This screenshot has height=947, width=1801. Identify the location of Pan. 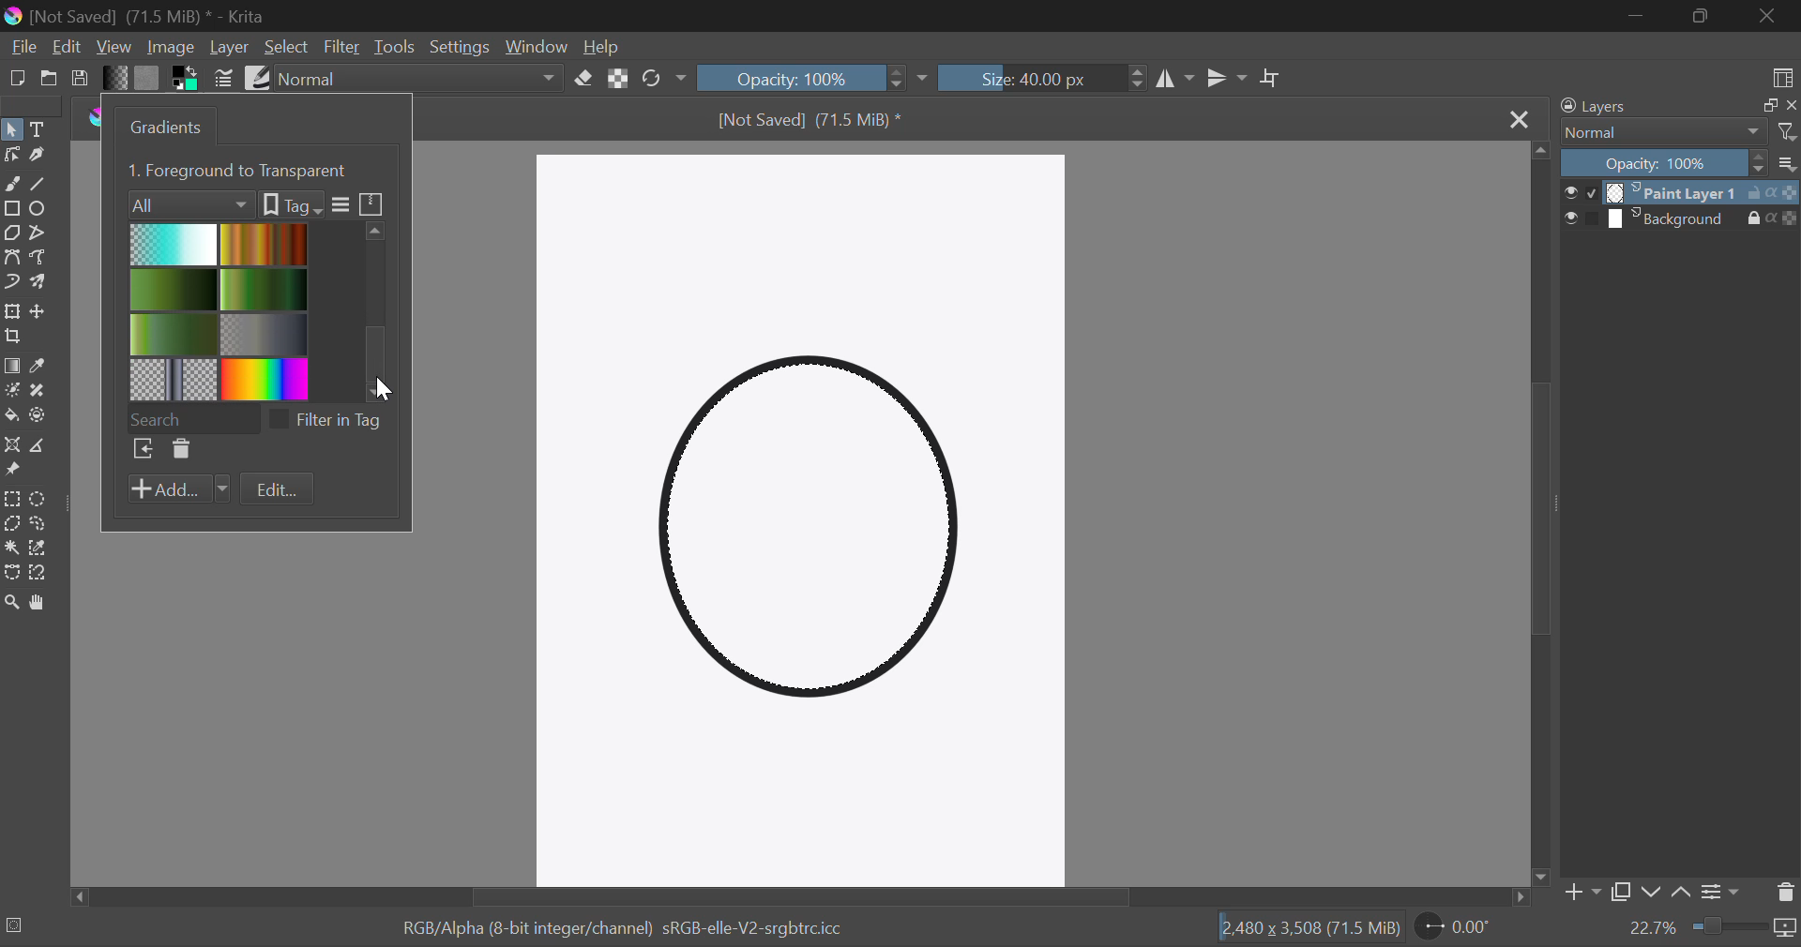
(42, 604).